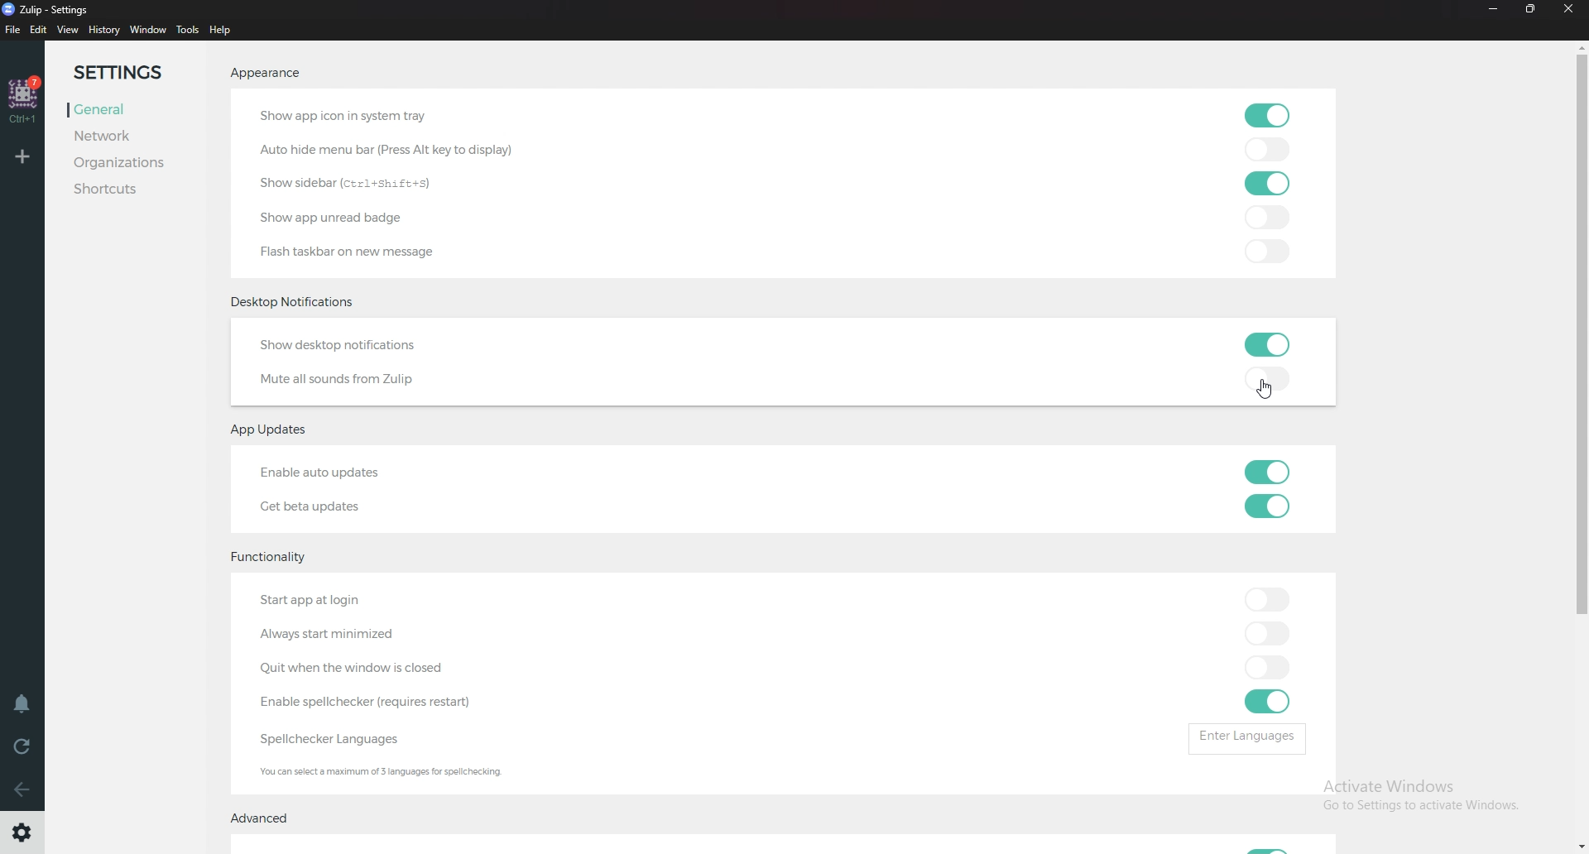 This screenshot has width=1589, height=854. What do you see at coordinates (13, 30) in the screenshot?
I see `file` at bounding box center [13, 30].